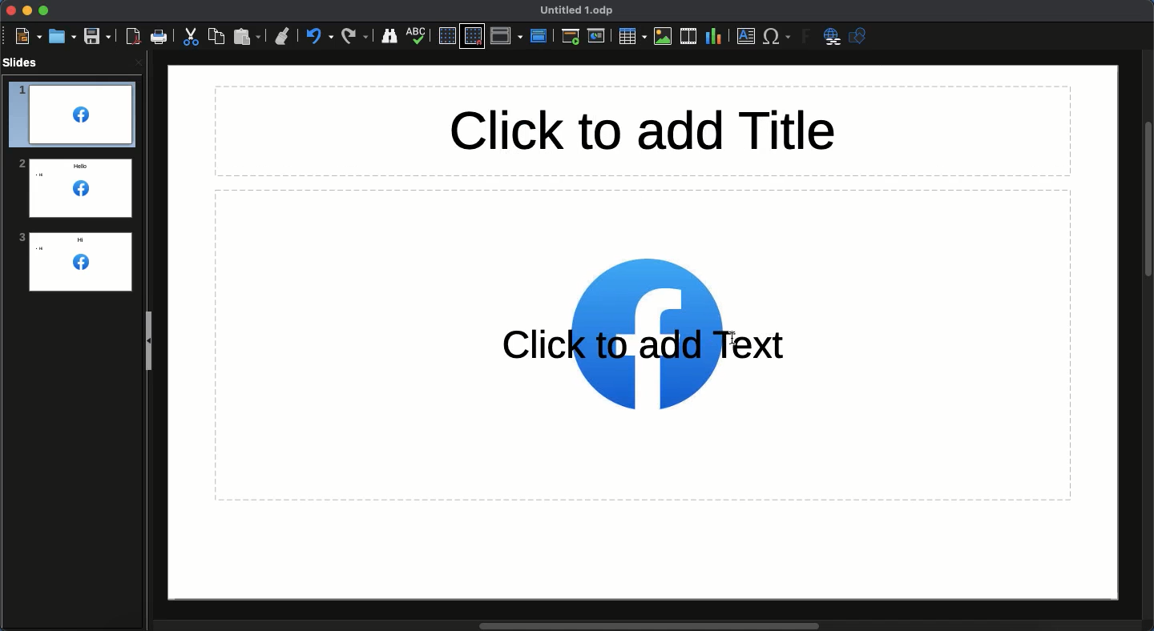 The width and height of the screenshot is (1154, 631). I want to click on Title, so click(647, 131).